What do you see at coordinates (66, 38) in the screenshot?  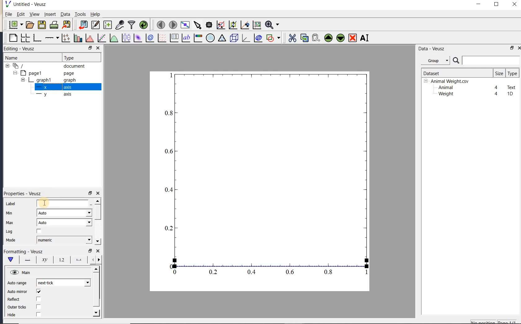 I see `plot points with lines and errorbars` at bounding box center [66, 38].